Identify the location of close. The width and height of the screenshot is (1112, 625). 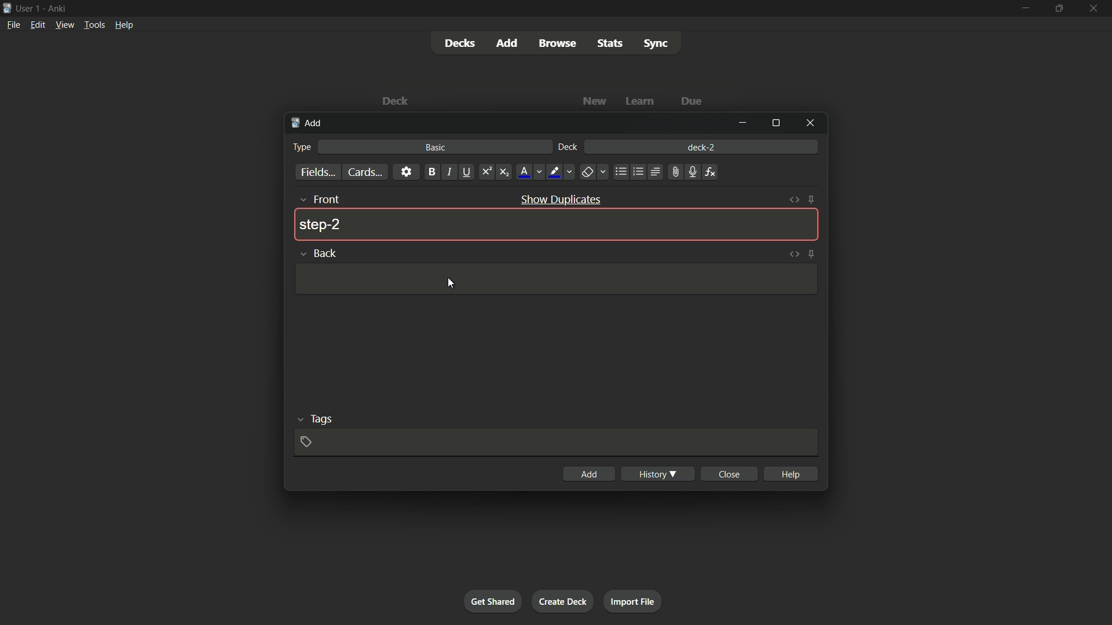
(729, 474).